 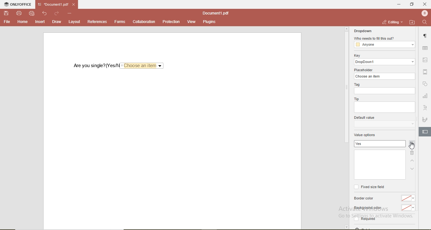 I want to click on view, so click(x=192, y=22).